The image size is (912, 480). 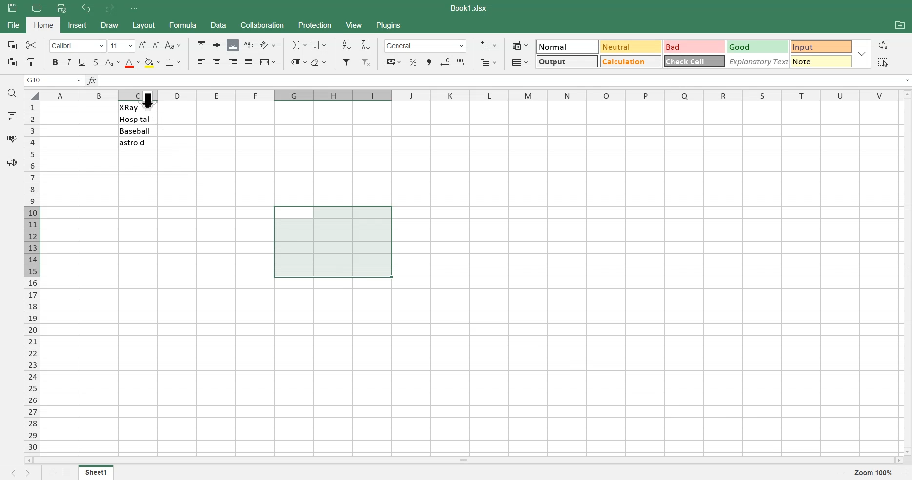 I want to click on astroid, so click(x=137, y=142).